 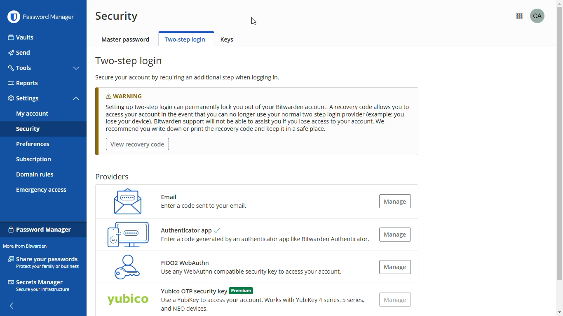 What do you see at coordinates (117, 16) in the screenshot?
I see `security` at bounding box center [117, 16].